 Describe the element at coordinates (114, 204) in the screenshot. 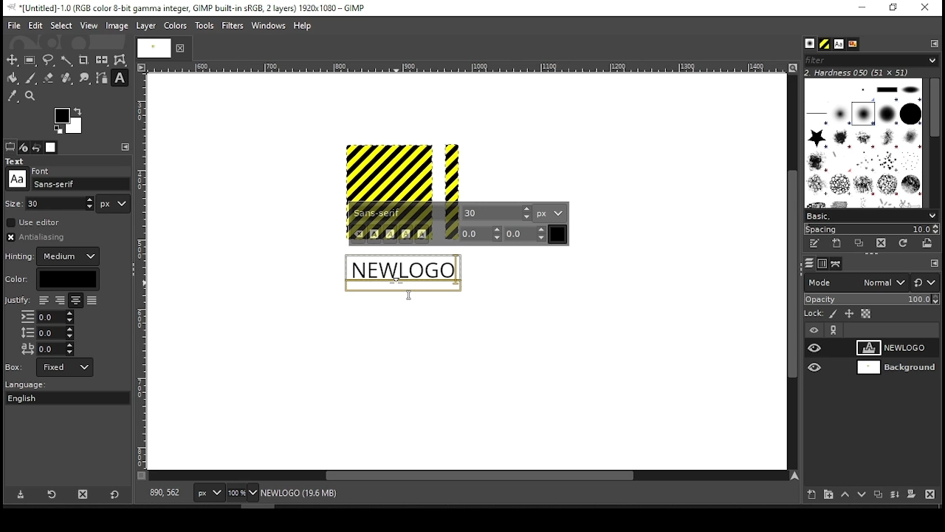

I see `units` at that location.